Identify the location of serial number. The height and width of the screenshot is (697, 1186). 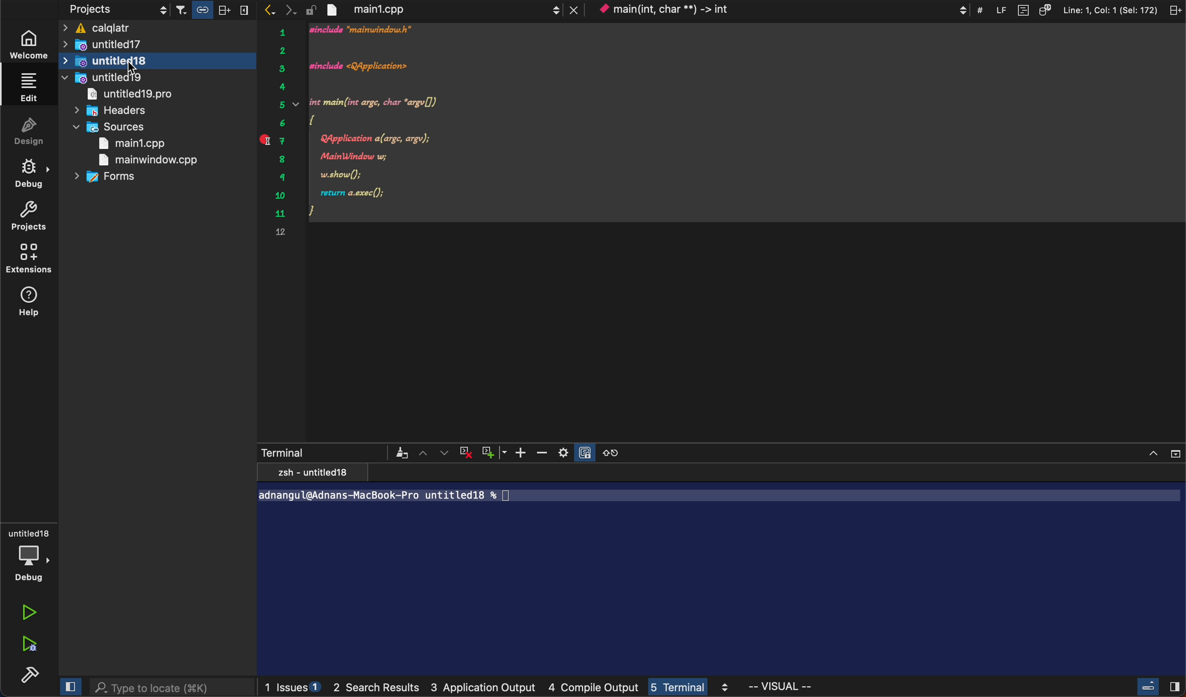
(280, 200).